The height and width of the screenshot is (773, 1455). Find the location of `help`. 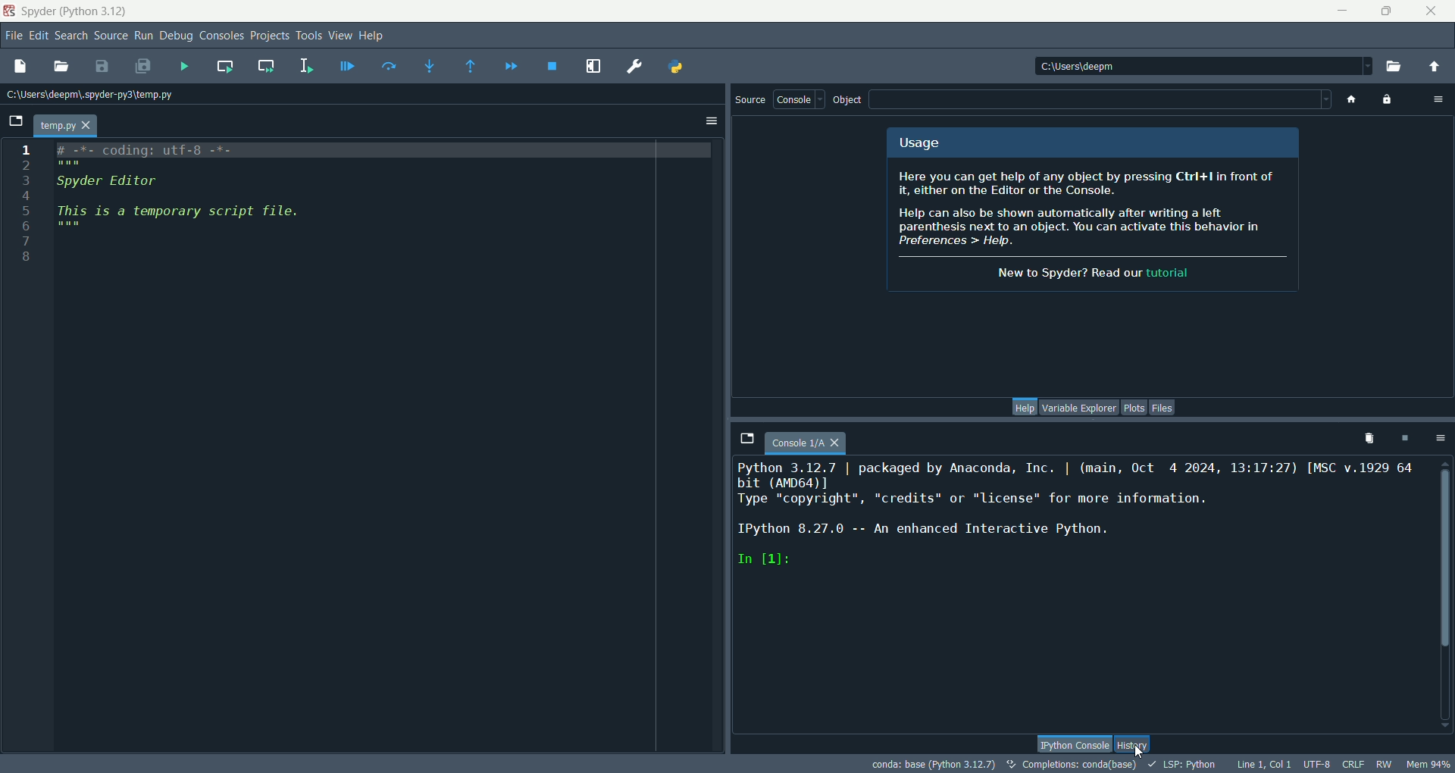

help is located at coordinates (1024, 407).